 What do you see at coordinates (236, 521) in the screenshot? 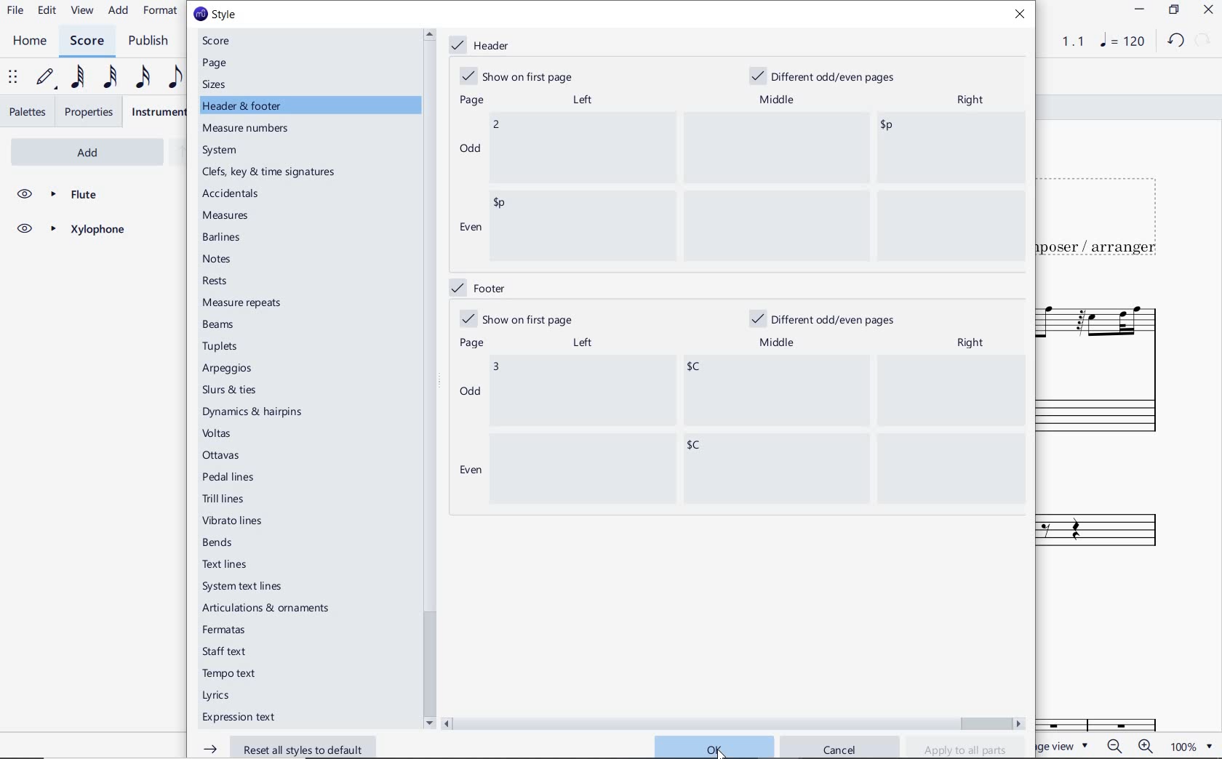
I see `vibrato lines` at bounding box center [236, 521].